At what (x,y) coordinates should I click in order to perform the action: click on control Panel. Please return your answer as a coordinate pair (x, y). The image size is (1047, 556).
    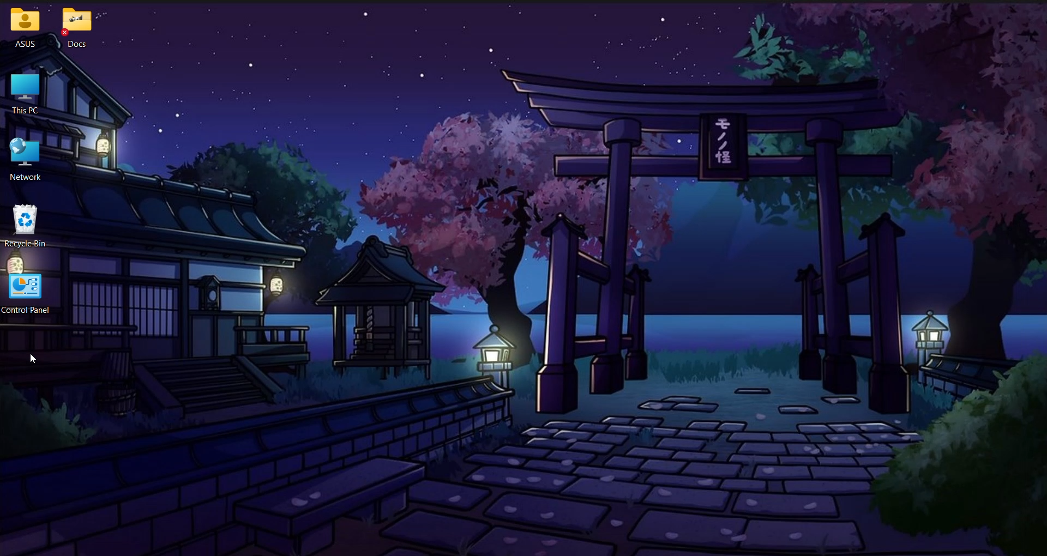
    Looking at the image, I should click on (32, 293).